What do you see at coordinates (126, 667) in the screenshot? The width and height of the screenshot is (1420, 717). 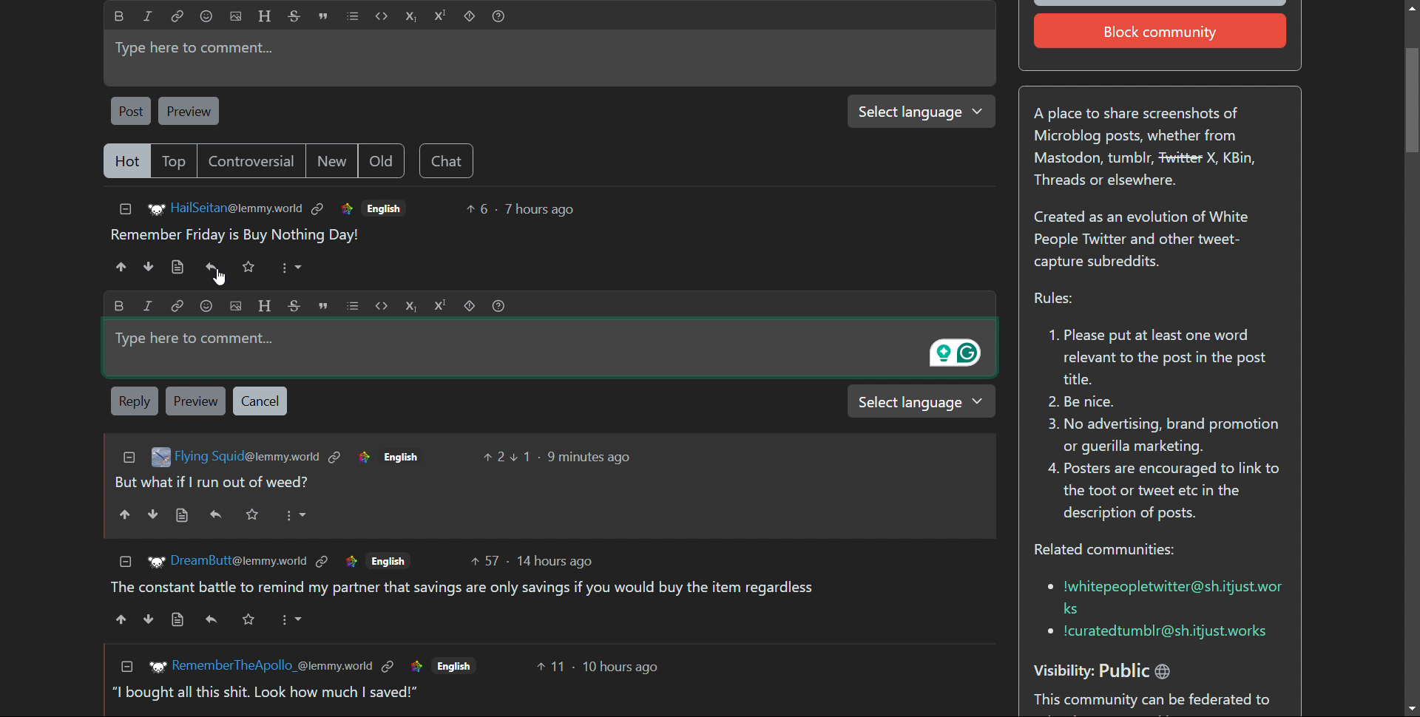 I see `collapse` at bounding box center [126, 667].